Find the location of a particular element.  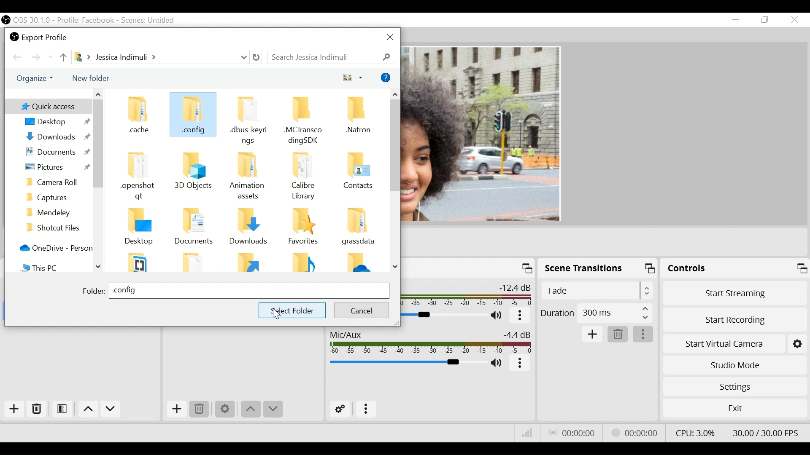

Folder is located at coordinates (358, 177).